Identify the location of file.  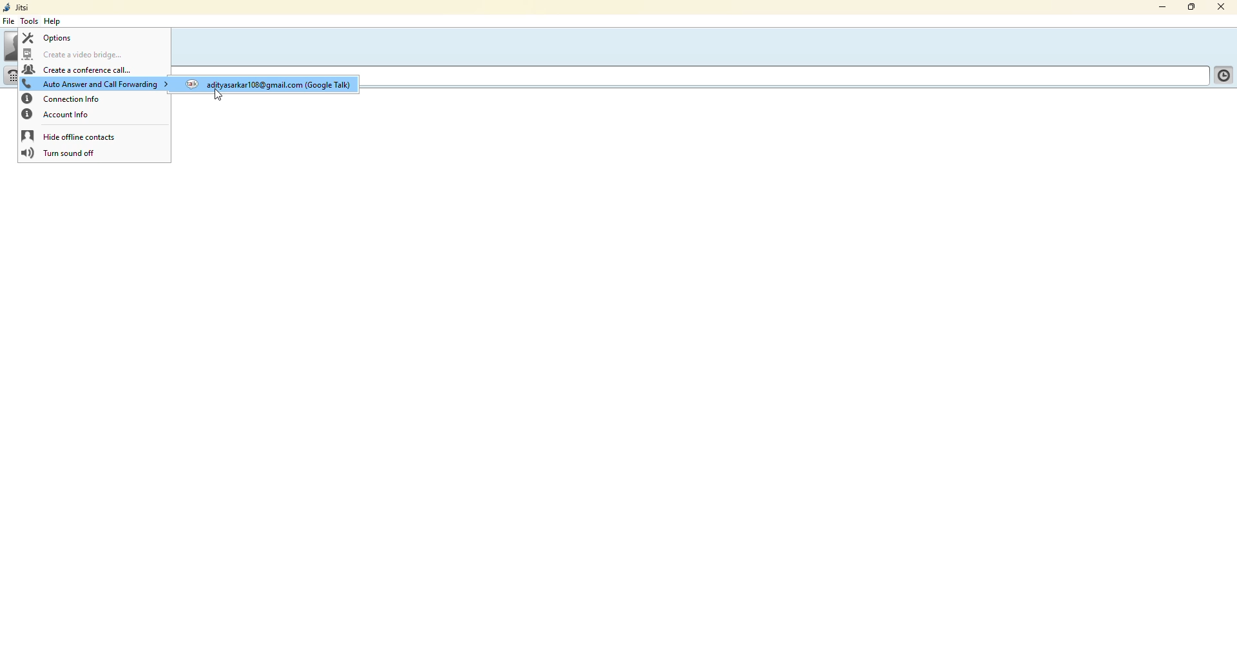
(11, 22).